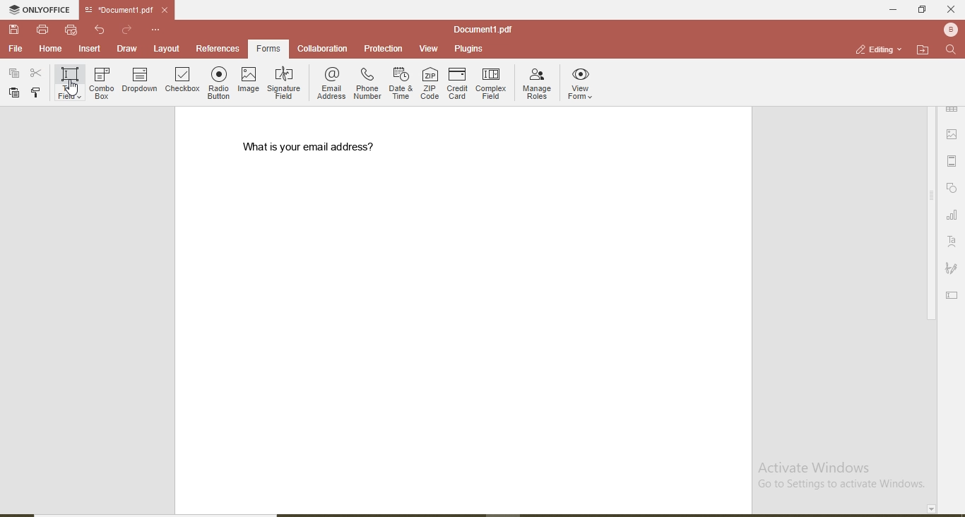  I want to click on home, so click(48, 49).